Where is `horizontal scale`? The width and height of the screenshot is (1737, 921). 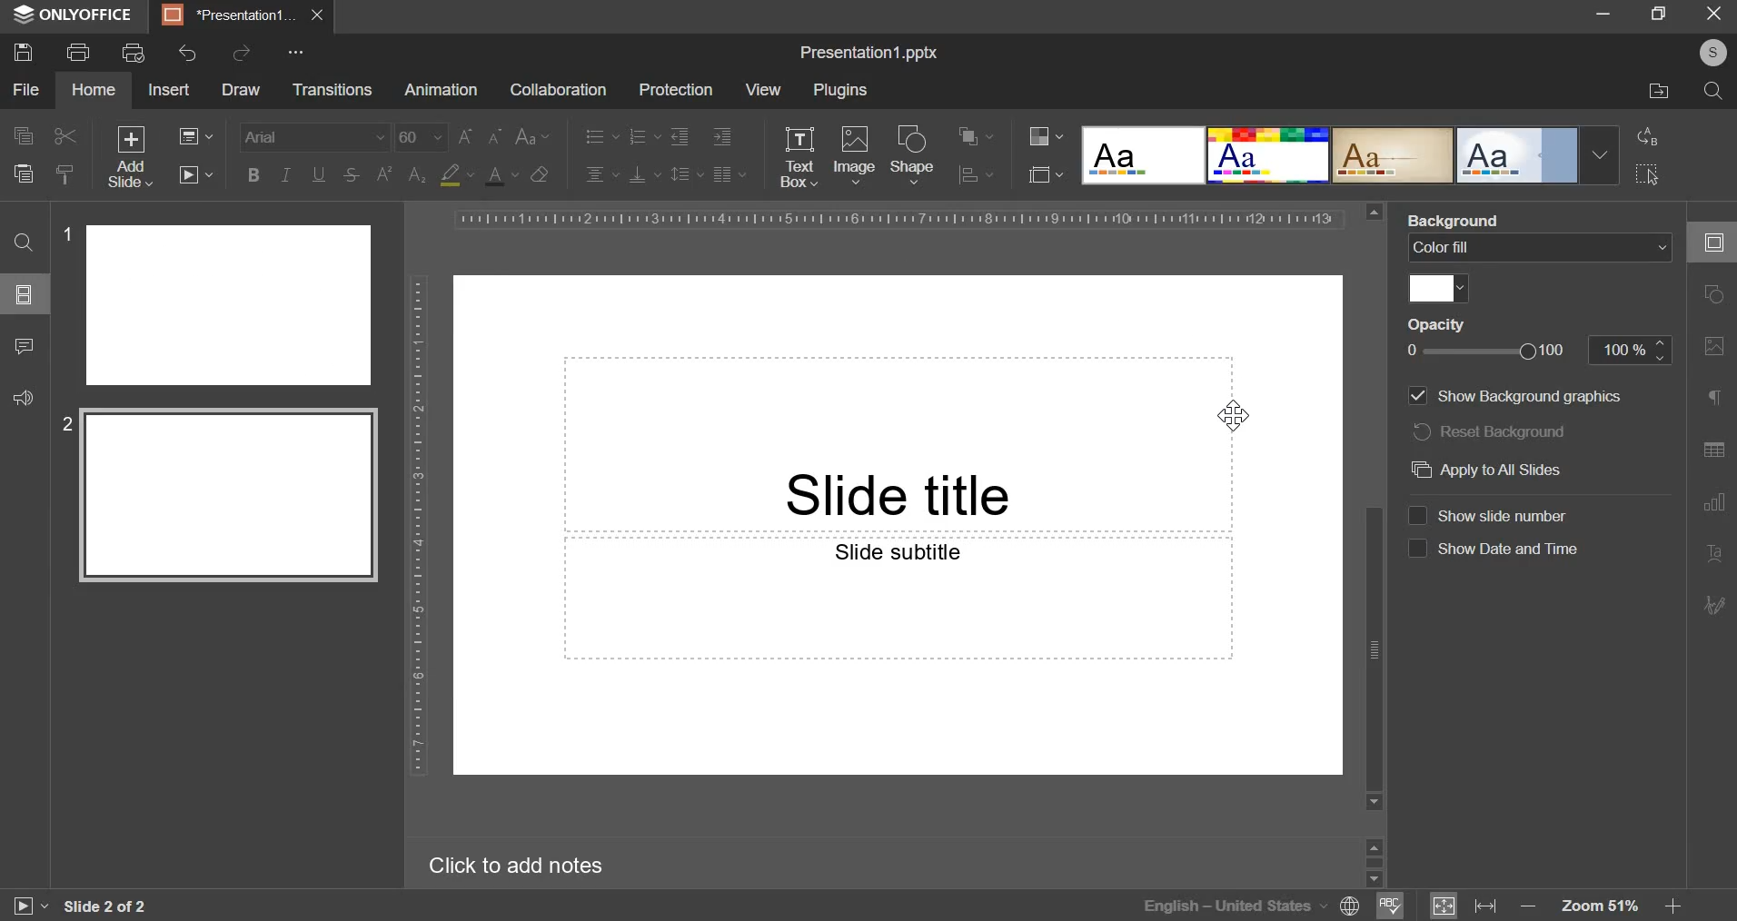 horizontal scale is located at coordinates (897, 219).